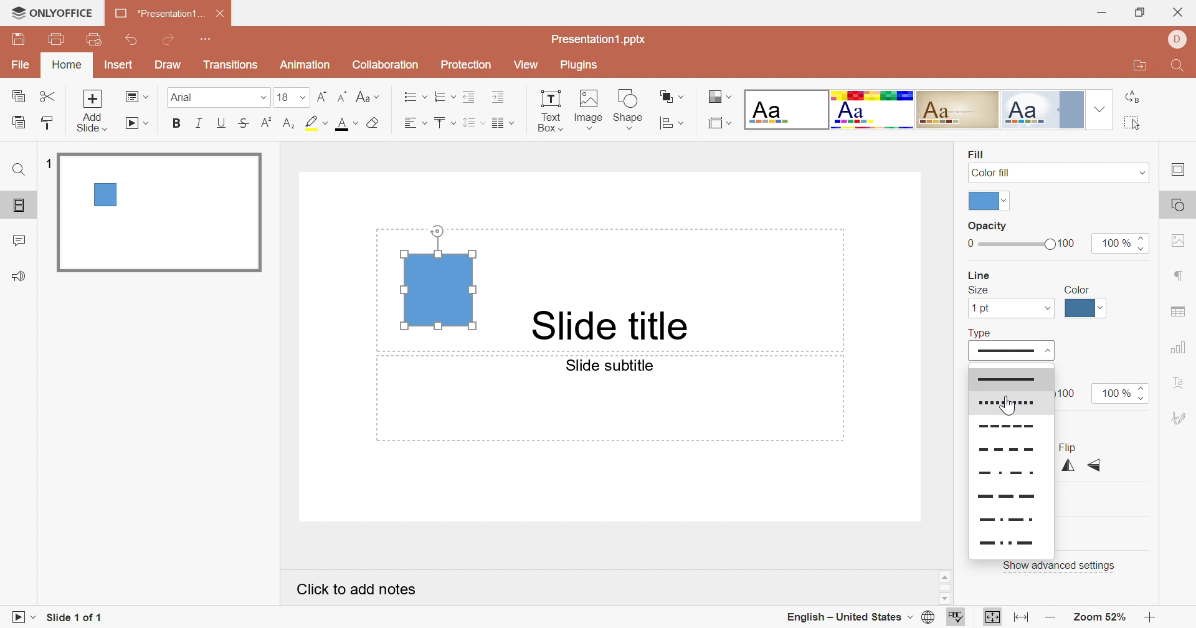  What do you see at coordinates (1007, 450) in the screenshot?
I see `Line` at bounding box center [1007, 450].